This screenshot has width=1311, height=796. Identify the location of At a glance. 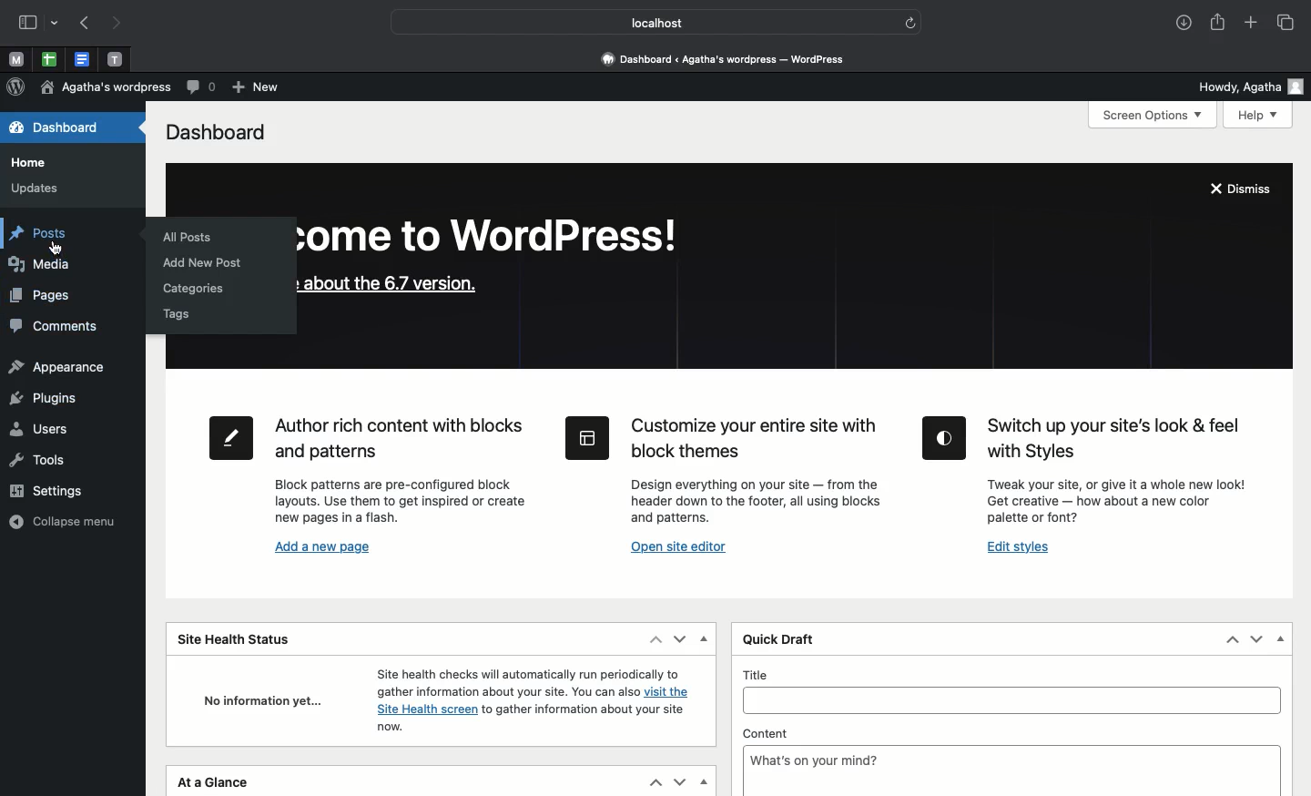
(218, 783).